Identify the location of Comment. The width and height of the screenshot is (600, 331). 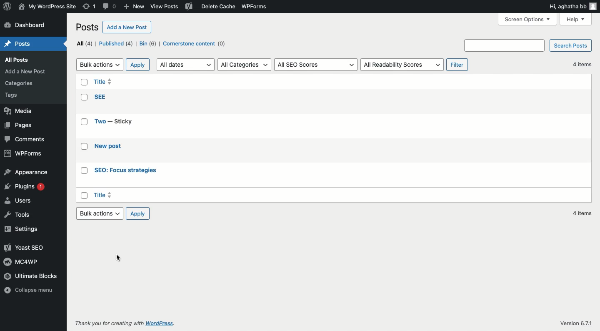
(110, 6).